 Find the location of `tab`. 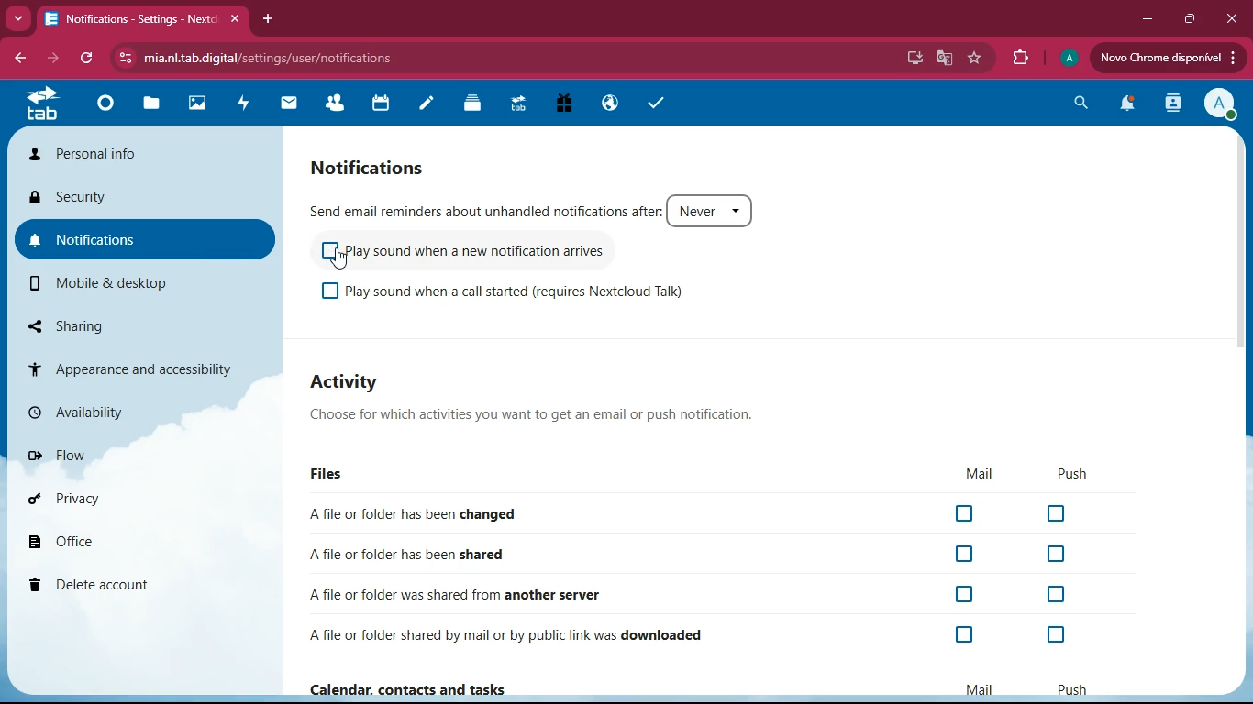

tab is located at coordinates (522, 104).